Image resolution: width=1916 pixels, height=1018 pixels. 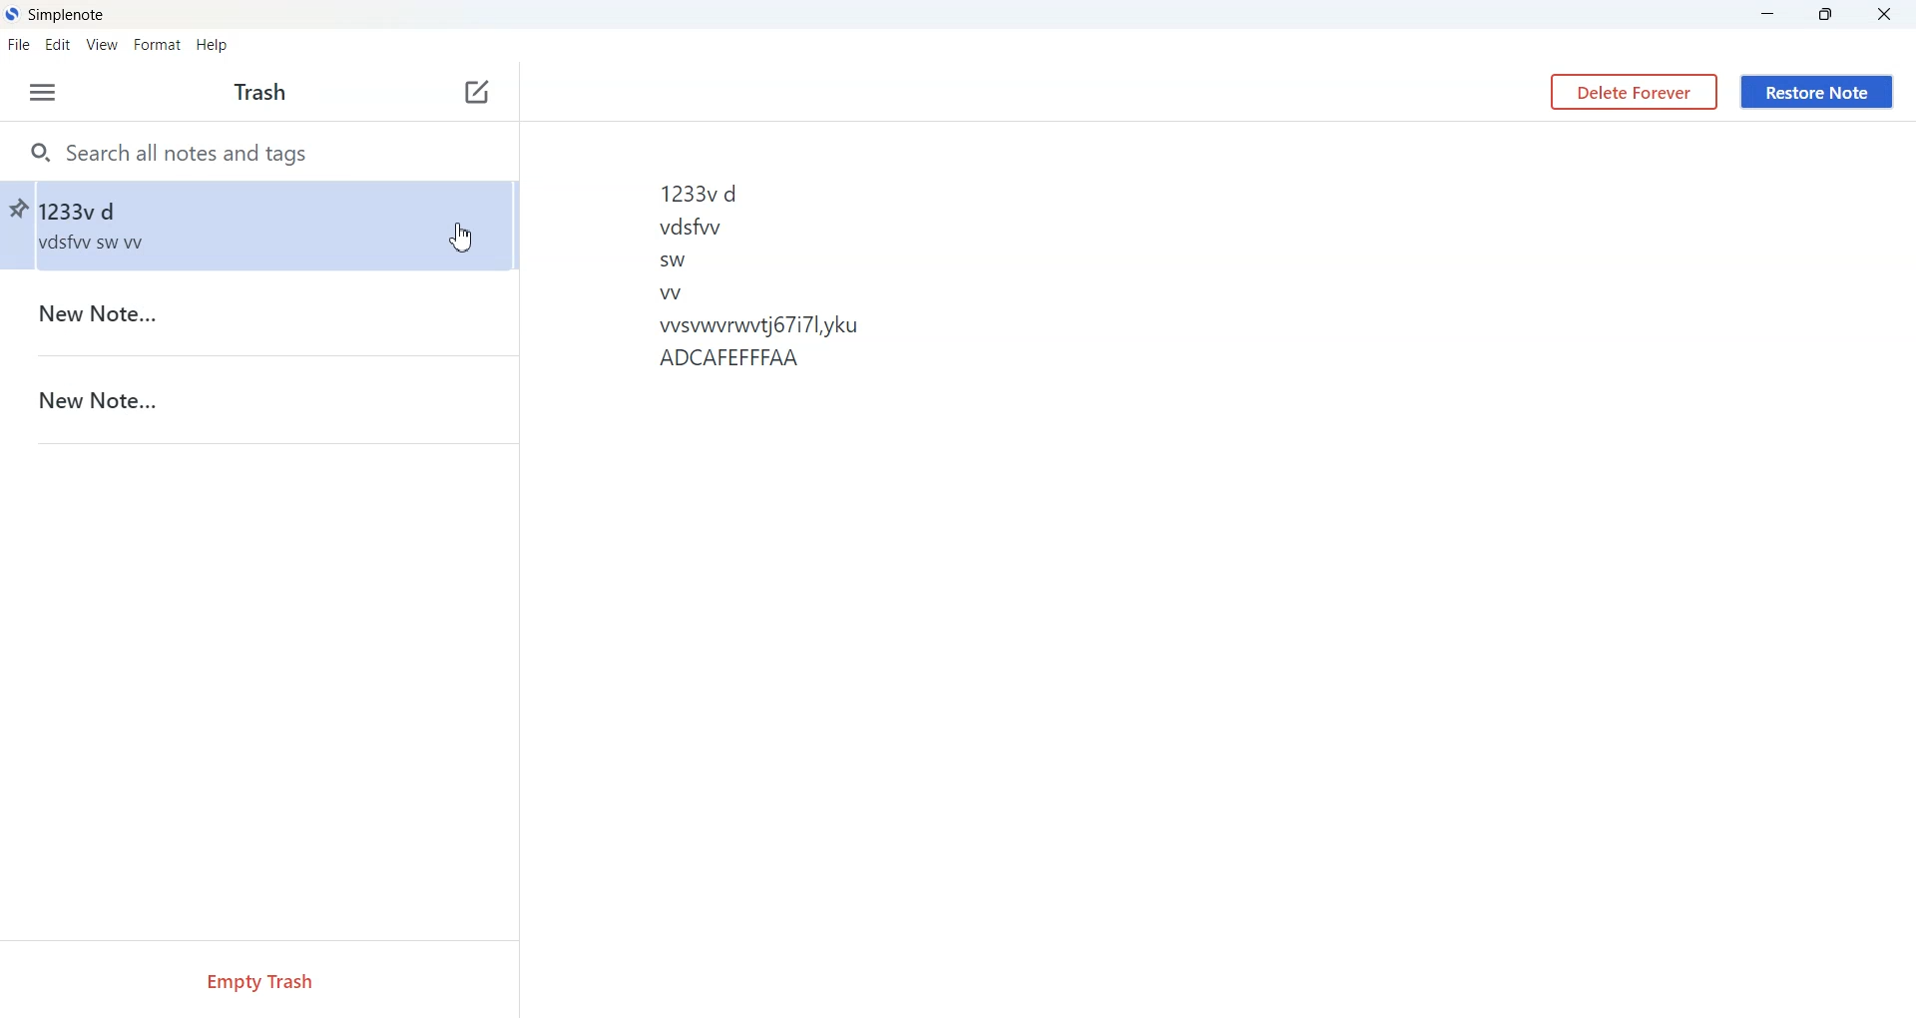 I want to click on 1233vd, so click(x=710, y=195).